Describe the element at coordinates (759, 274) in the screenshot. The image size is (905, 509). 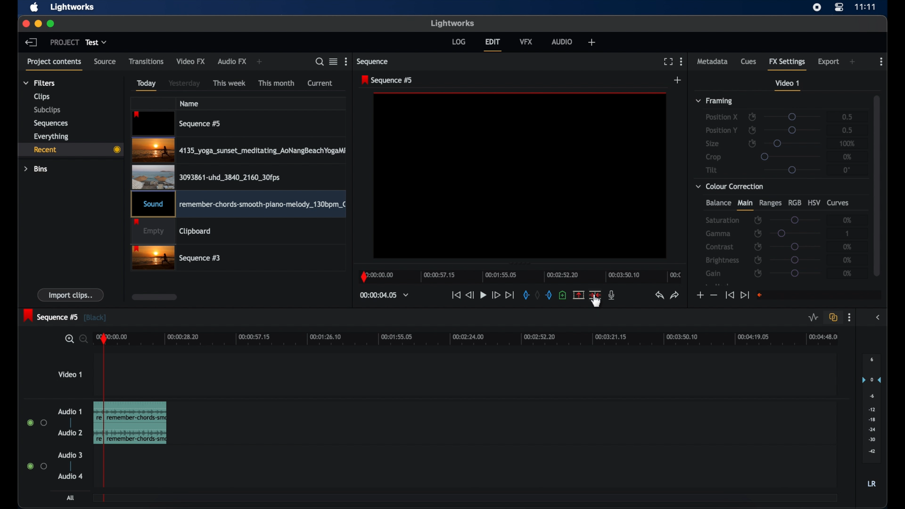
I see `enable/disable keyframes` at that location.